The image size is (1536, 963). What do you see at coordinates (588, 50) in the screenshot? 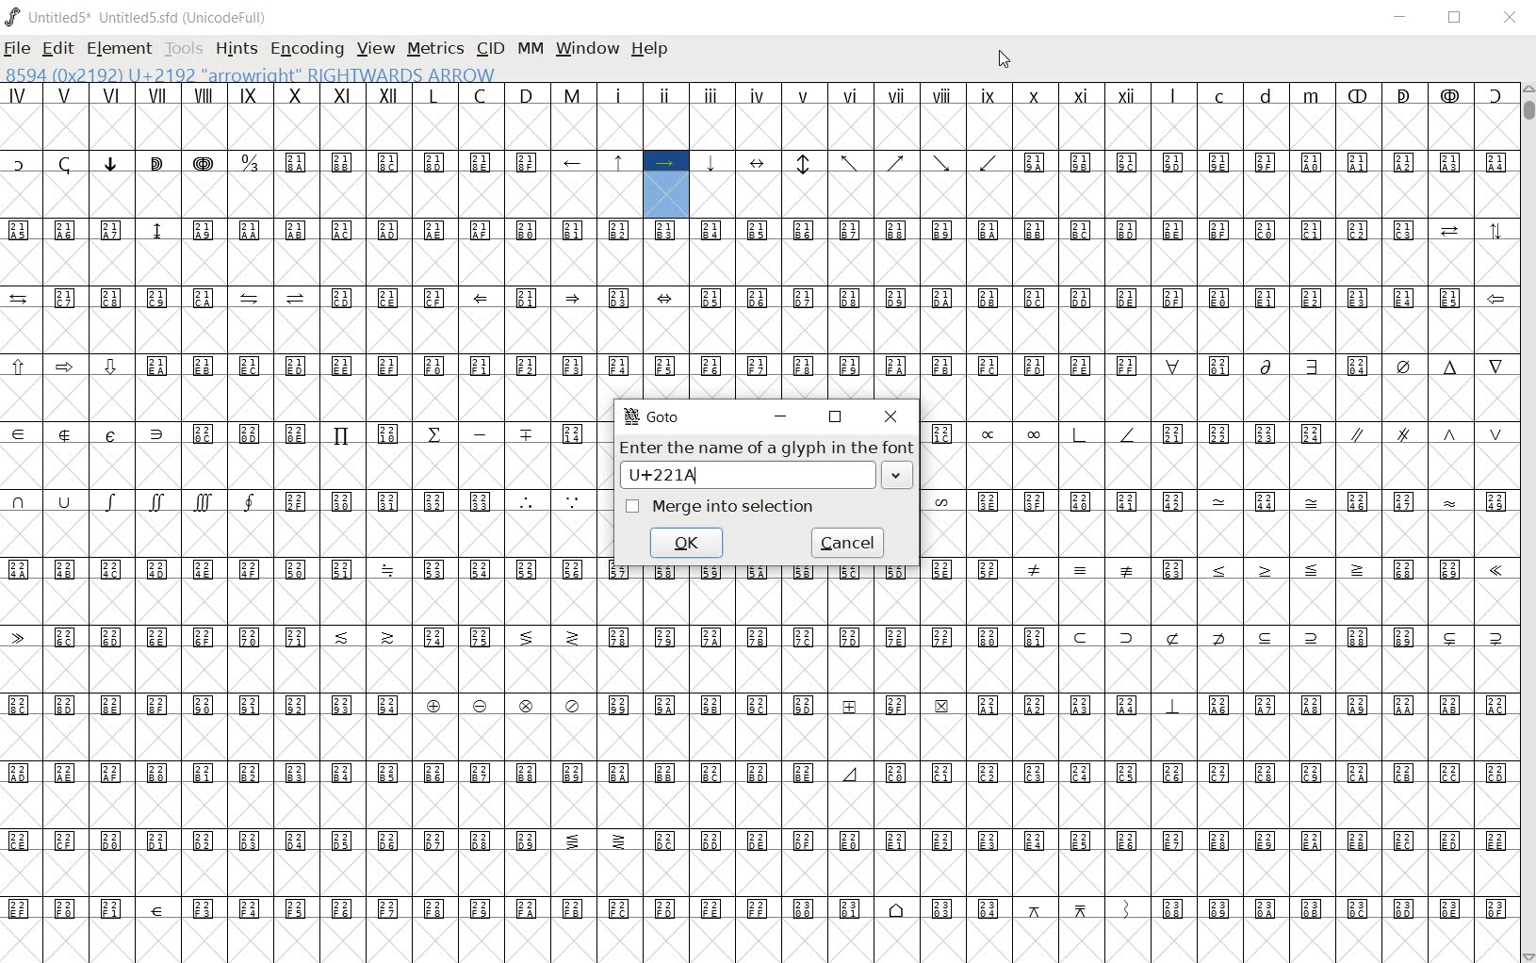
I see `WINDOW` at bounding box center [588, 50].